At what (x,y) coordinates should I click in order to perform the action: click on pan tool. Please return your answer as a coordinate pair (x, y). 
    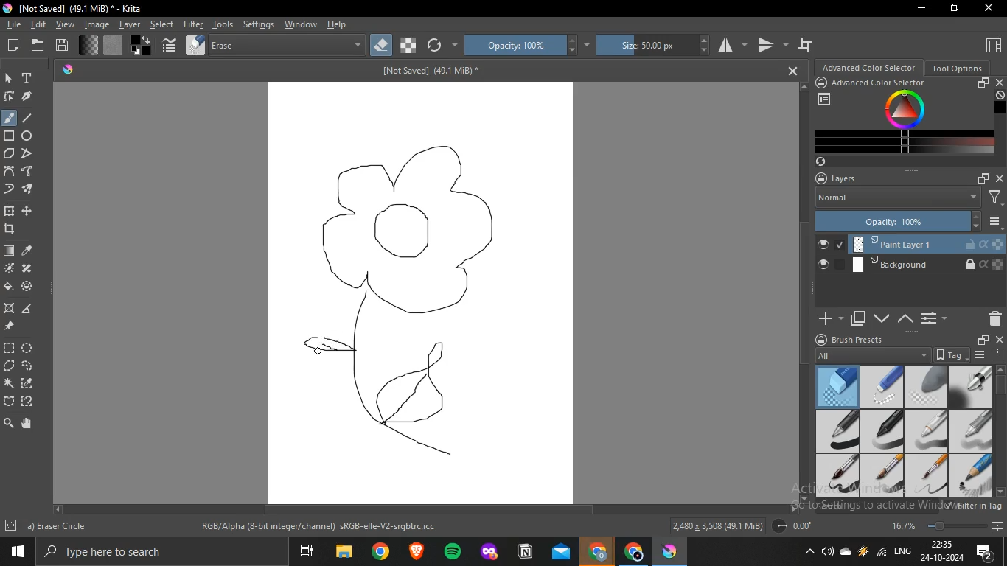
    Looking at the image, I should click on (27, 422).